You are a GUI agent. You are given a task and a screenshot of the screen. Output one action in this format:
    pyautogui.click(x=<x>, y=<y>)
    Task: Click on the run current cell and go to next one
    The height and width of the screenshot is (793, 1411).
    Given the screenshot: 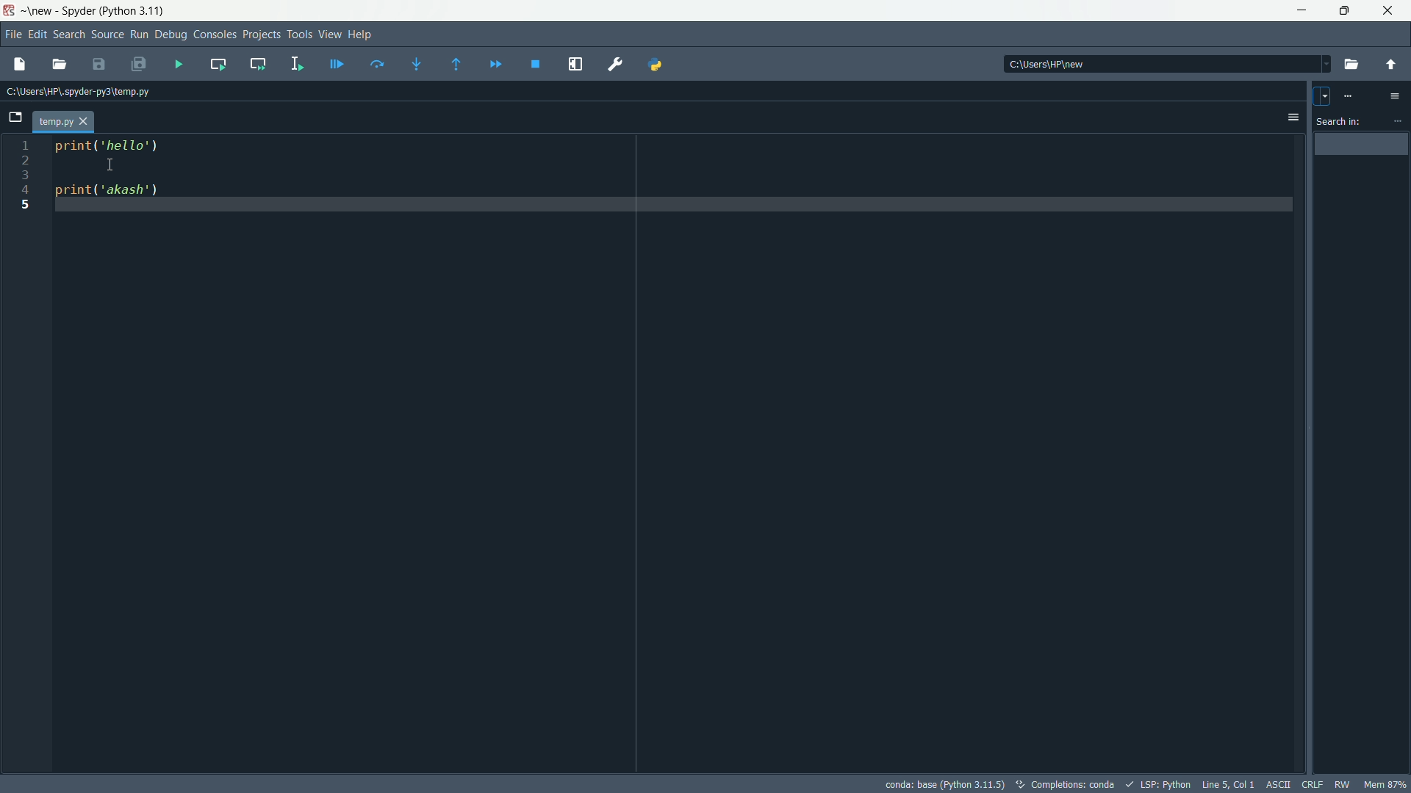 What is the action you would take?
    pyautogui.click(x=257, y=64)
    